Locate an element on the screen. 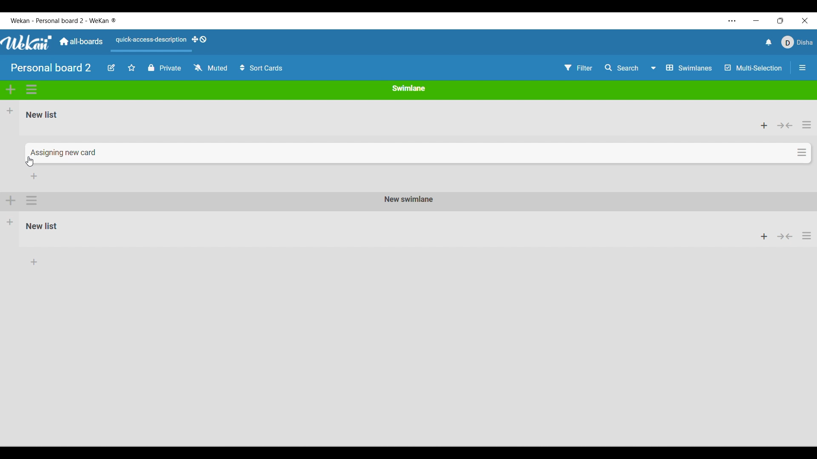 The height and width of the screenshot is (459, 817). cursor is located at coordinates (29, 164).